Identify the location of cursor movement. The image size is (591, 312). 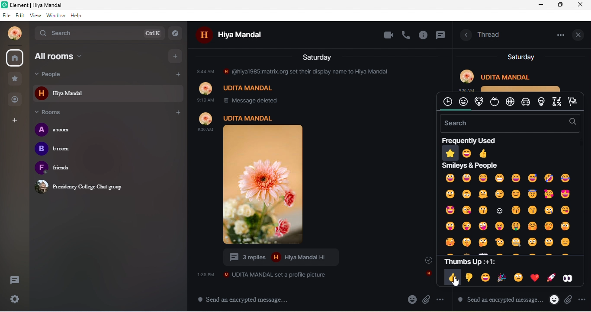
(456, 282).